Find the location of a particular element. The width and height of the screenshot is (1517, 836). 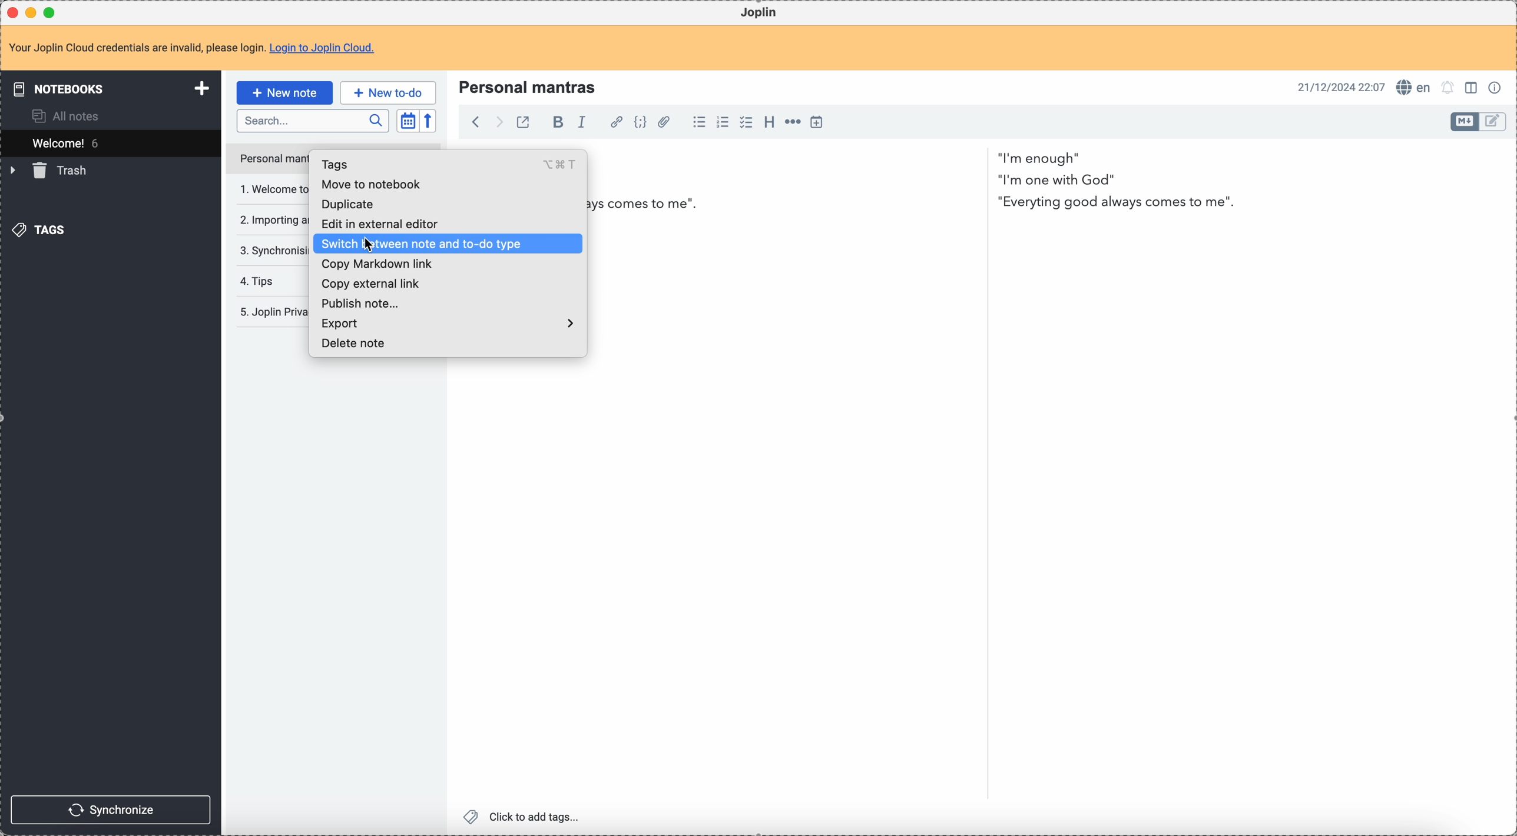

tags is located at coordinates (38, 230).